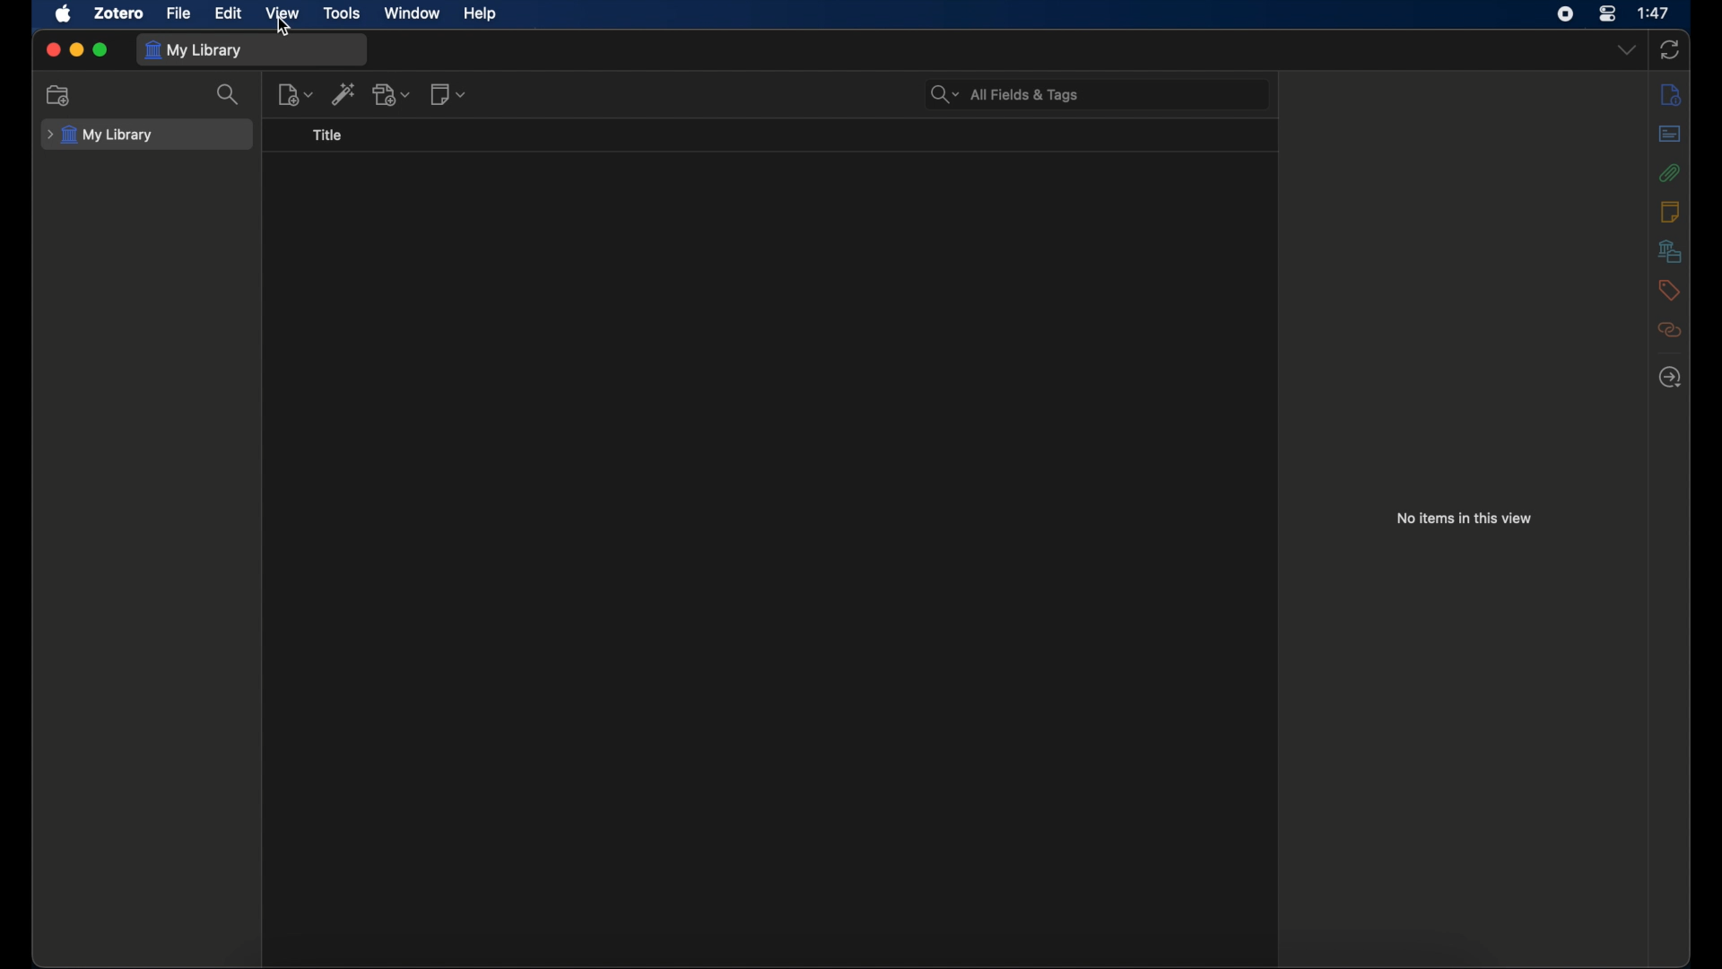 This screenshot has width=1722, height=969. I want to click on abstract, so click(1668, 134).